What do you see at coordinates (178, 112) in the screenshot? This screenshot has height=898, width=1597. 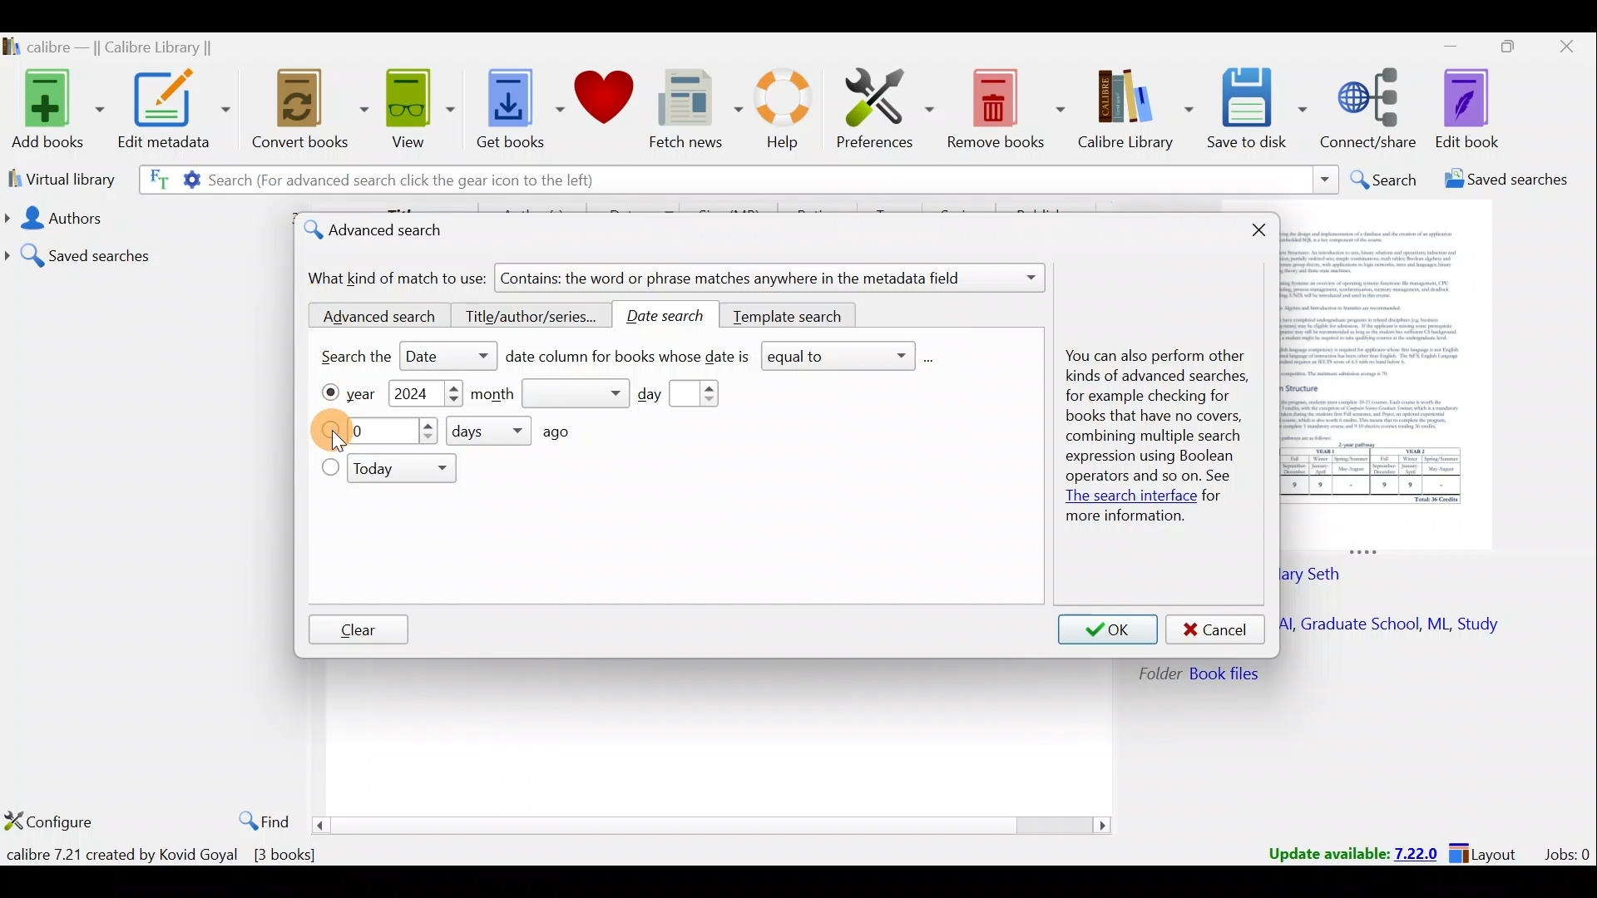 I see `Edit metadata` at bounding box center [178, 112].